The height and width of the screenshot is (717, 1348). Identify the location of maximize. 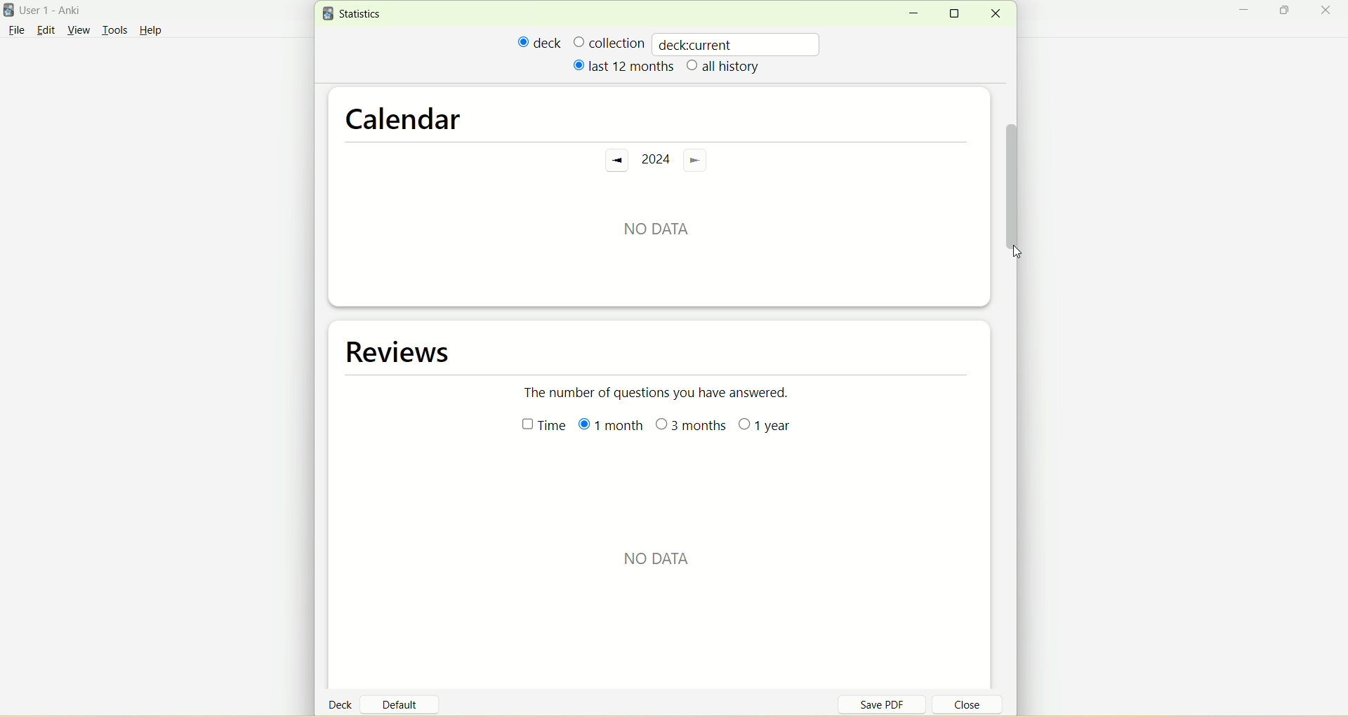
(1286, 13).